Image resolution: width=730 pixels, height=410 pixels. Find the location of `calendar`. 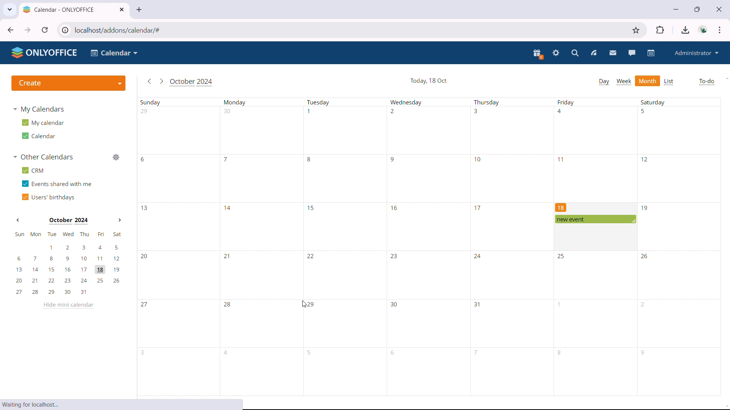

calendar is located at coordinates (652, 53).